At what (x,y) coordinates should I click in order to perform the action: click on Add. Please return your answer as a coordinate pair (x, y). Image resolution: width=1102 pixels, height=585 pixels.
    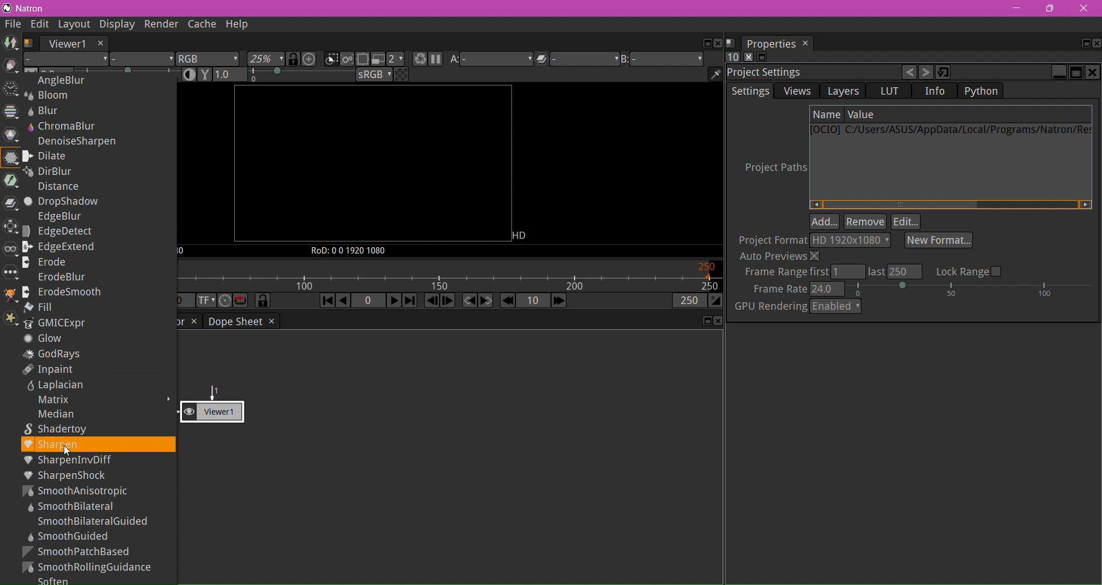
    Looking at the image, I should click on (825, 223).